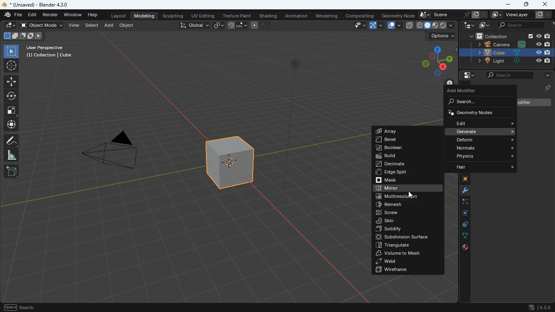  I want to click on aim, so click(12, 66).